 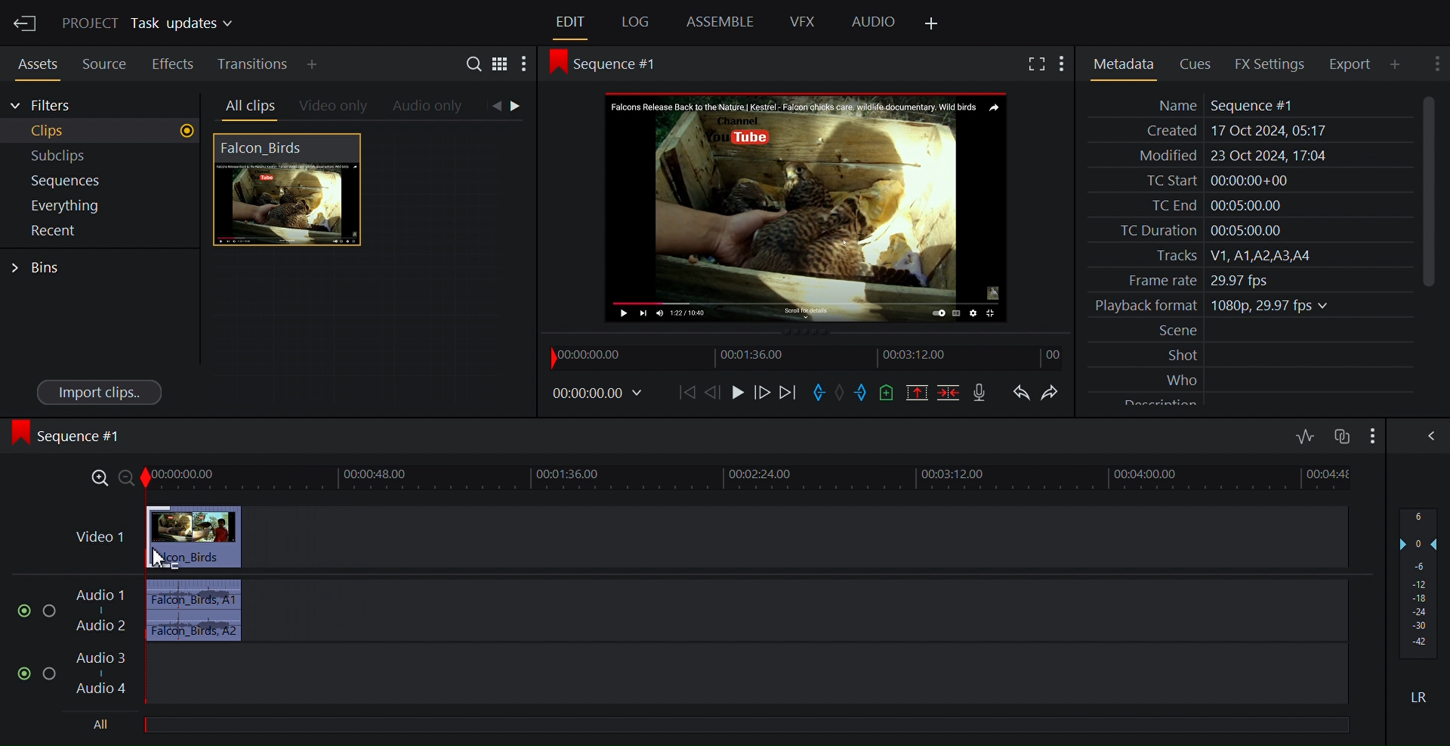 What do you see at coordinates (365, 271) in the screenshot?
I see `Clip Thumbnail` at bounding box center [365, 271].